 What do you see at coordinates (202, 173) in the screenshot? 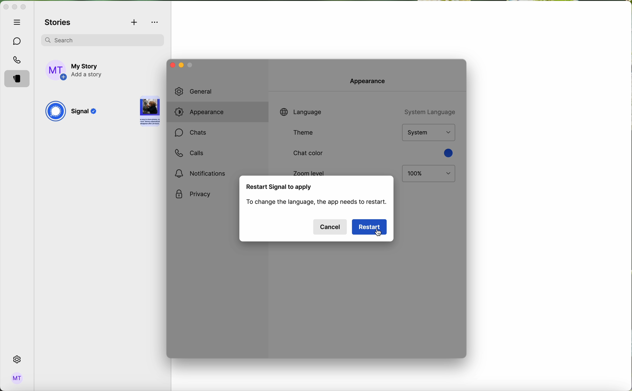
I see `Notifications` at bounding box center [202, 173].